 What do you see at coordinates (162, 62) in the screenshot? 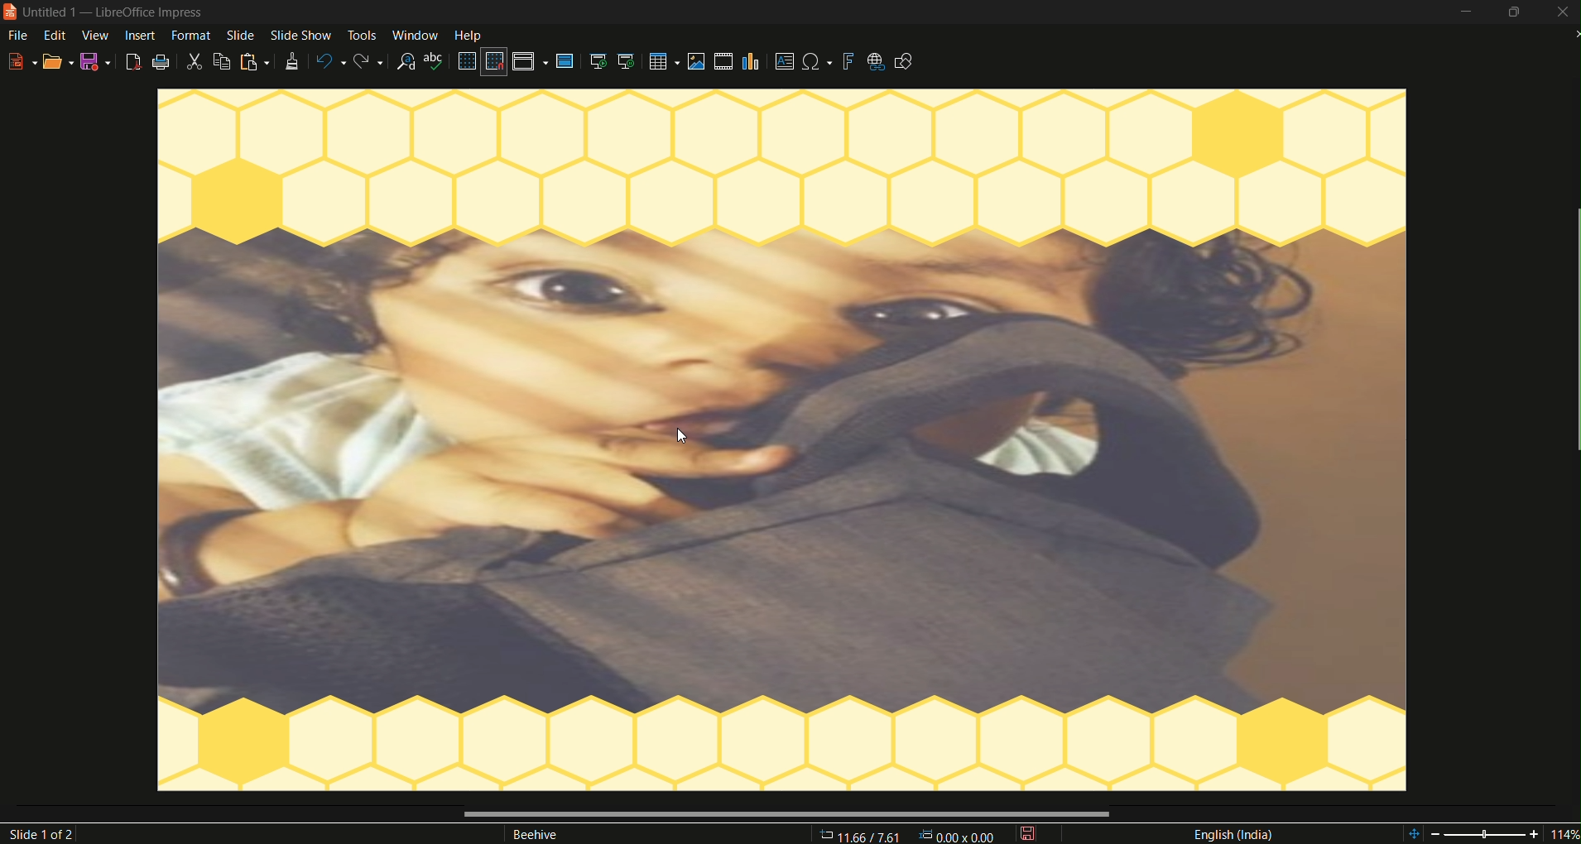
I see `print` at bounding box center [162, 62].